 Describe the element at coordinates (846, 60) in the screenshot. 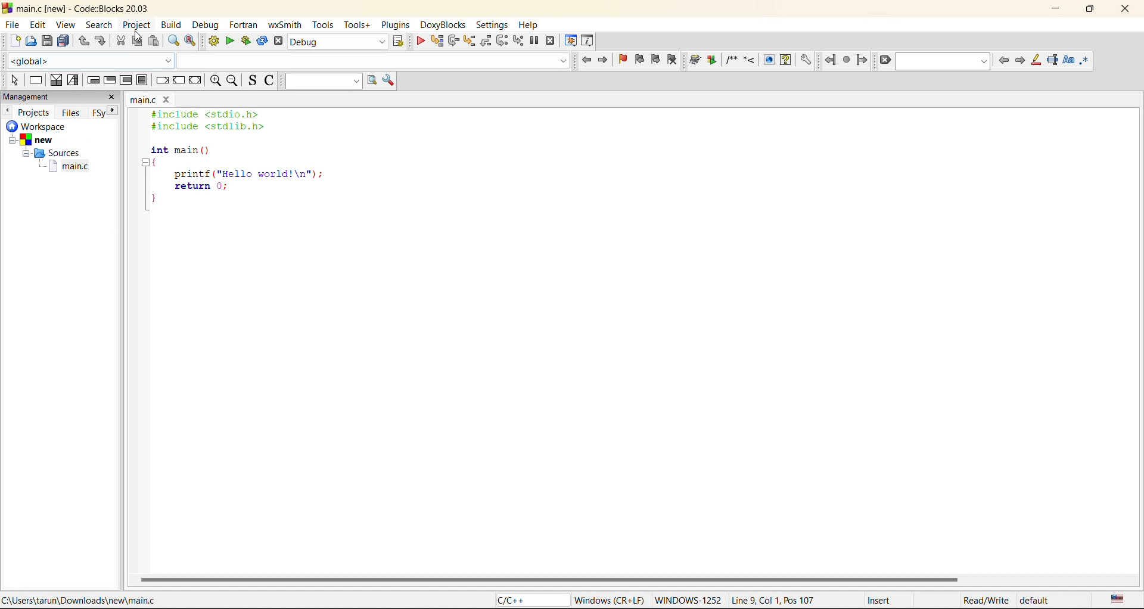

I see `last jump` at that location.